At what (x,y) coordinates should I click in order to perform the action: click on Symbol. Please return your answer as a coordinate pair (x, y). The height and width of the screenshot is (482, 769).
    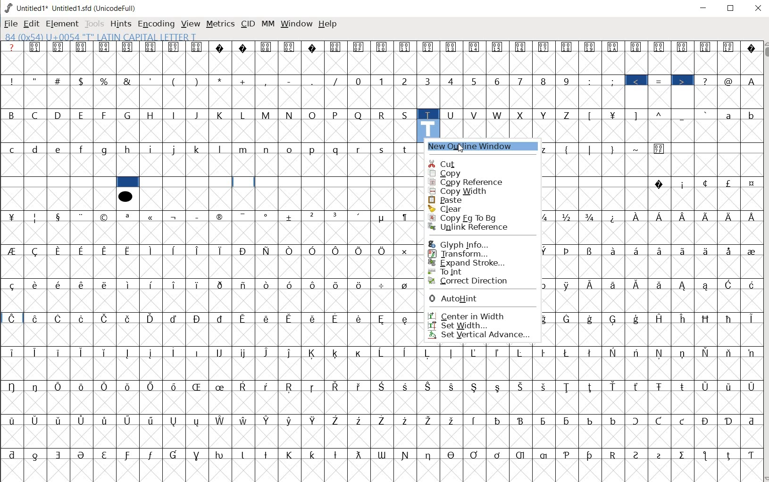
    Looking at the image, I should click on (638, 284).